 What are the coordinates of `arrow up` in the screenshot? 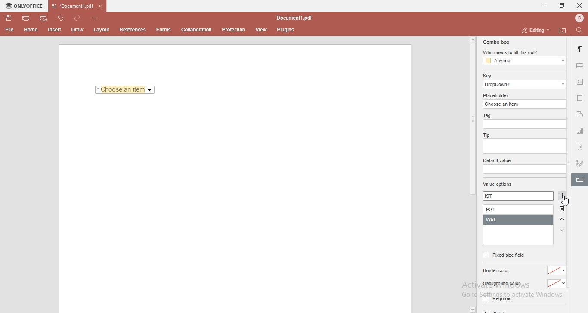 It's located at (563, 220).